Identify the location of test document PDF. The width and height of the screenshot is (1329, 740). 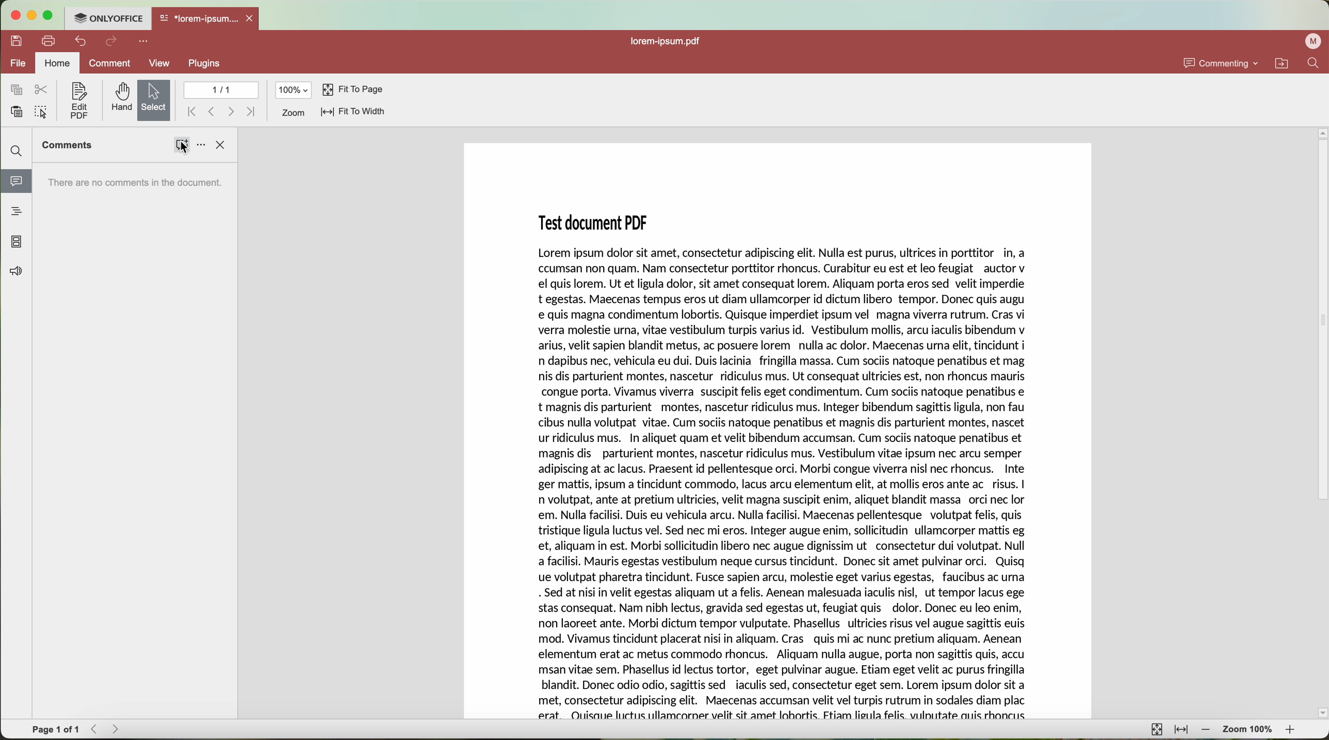
(775, 430).